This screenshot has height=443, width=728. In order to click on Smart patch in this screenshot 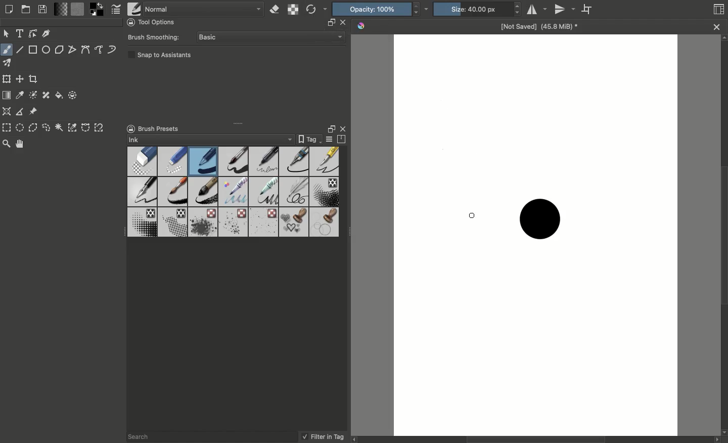, I will do `click(48, 95)`.